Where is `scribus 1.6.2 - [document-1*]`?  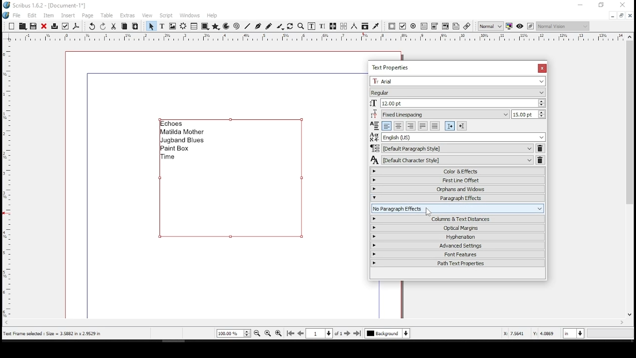
scribus 1.6.2 - [document-1*] is located at coordinates (51, 4).